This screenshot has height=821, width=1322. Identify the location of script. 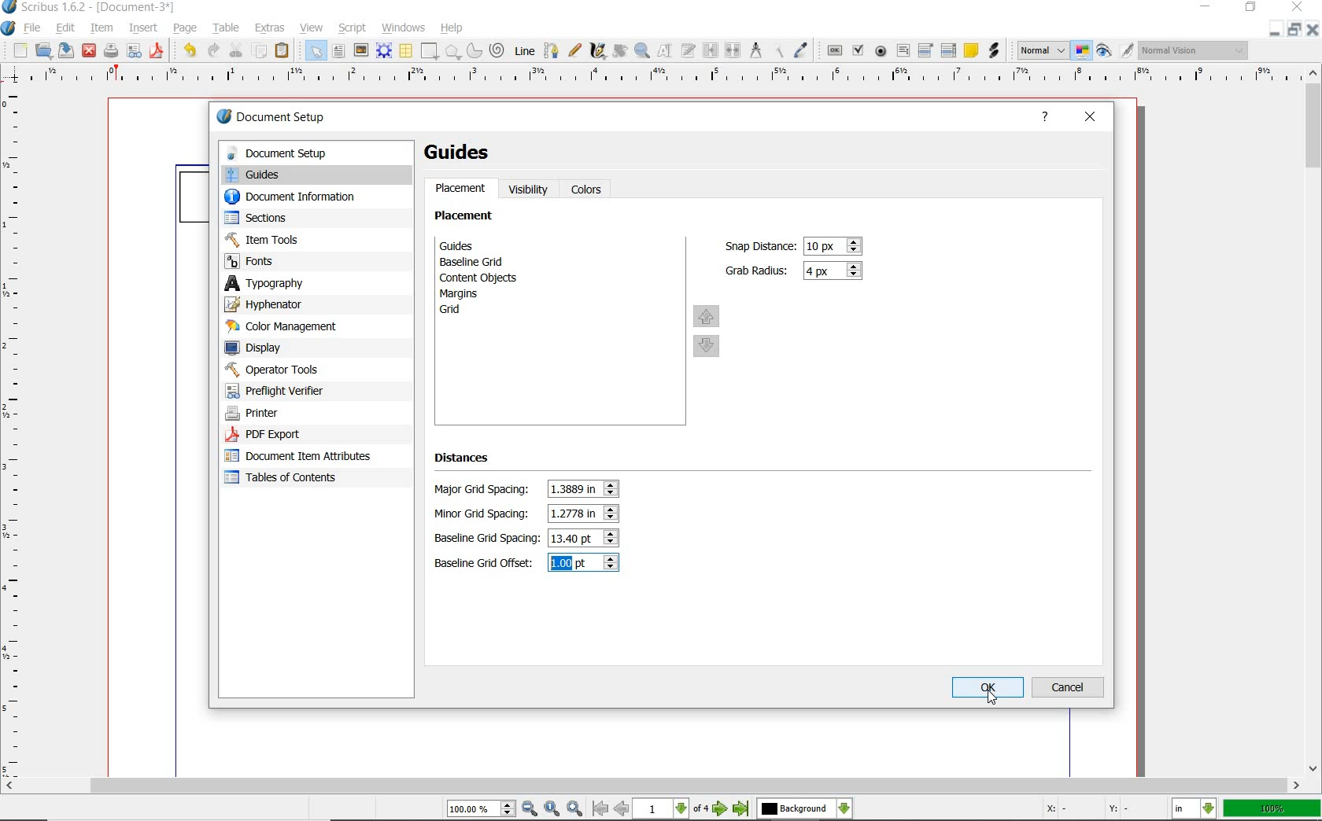
(353, 28).